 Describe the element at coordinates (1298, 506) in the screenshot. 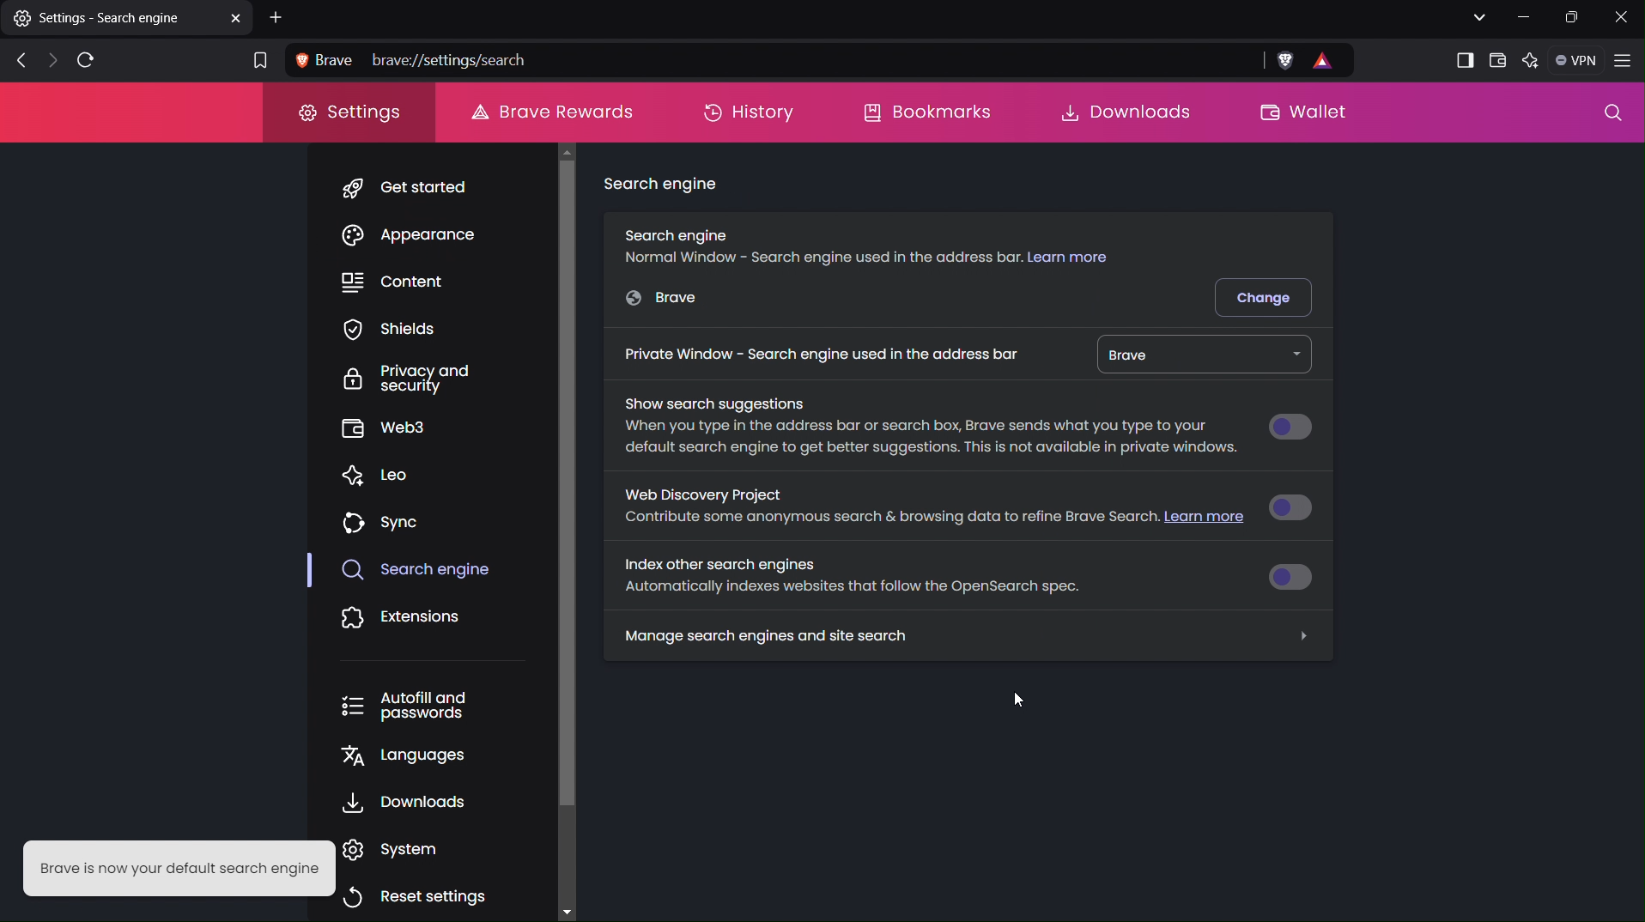

I see `Button` at that location.